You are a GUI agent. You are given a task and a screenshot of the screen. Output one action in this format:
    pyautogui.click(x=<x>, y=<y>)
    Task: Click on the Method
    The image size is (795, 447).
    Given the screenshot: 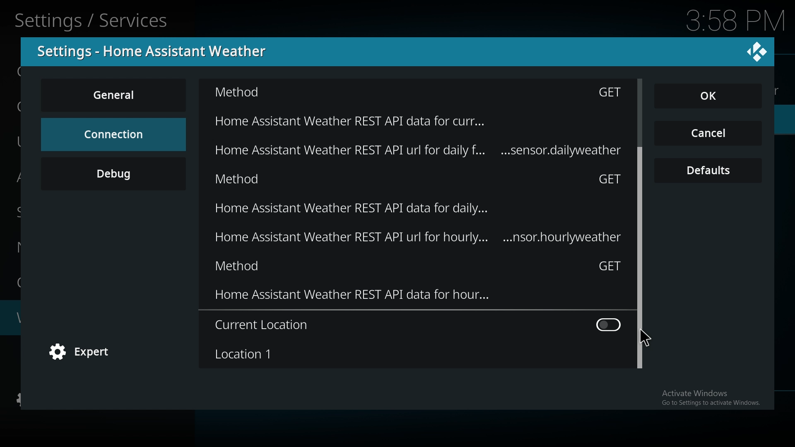 What is the action you would take?
    pyautogui.click(x=415, y=94)
    